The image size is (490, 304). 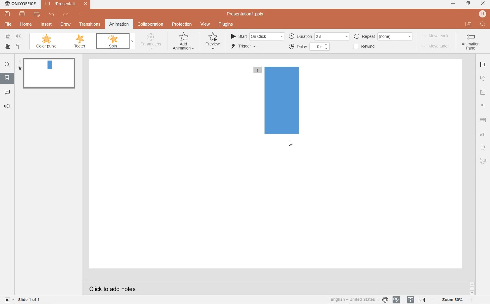 I want to click on slides, so click(x=7, y=77).